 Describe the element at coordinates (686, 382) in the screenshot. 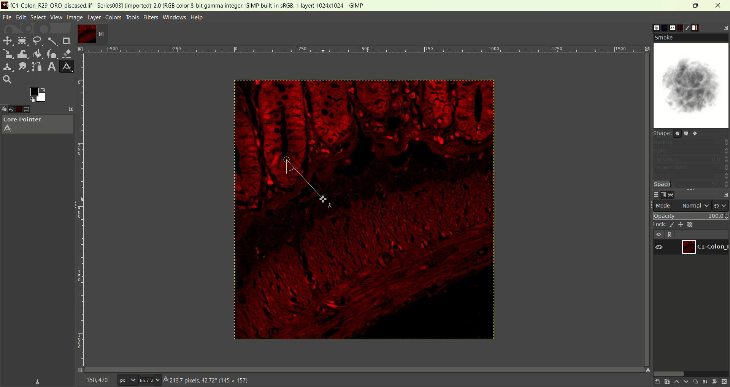

I see `lower this layer one step` at that location.